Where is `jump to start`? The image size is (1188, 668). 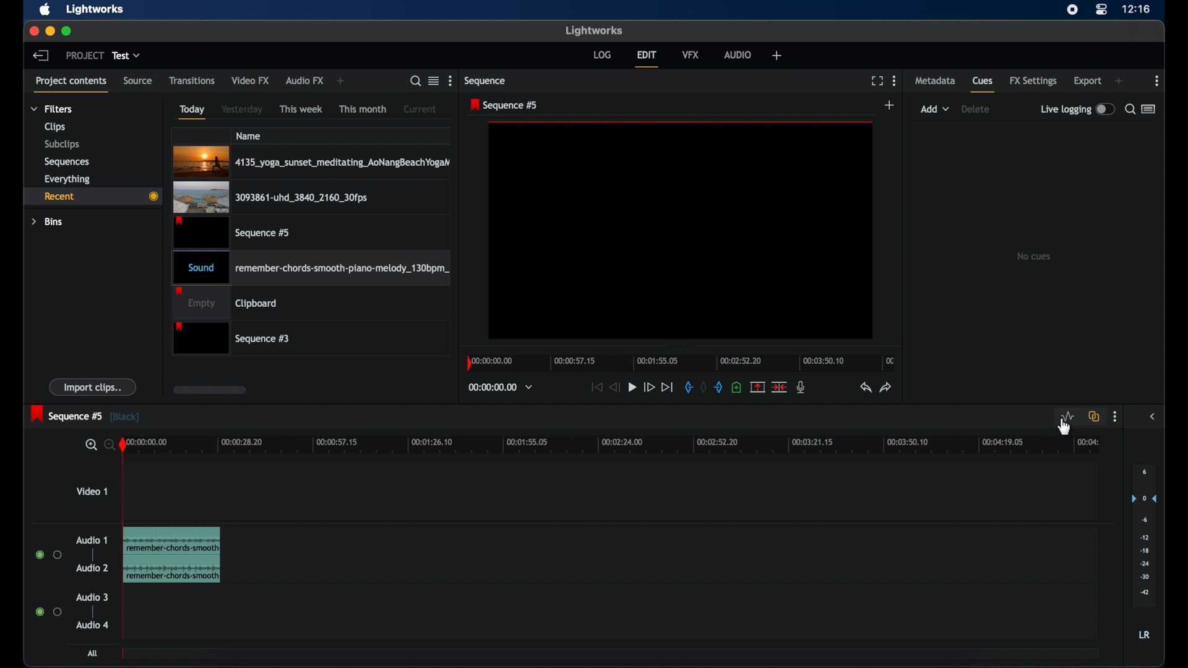 jump to start is located at coordinates (595, 387).